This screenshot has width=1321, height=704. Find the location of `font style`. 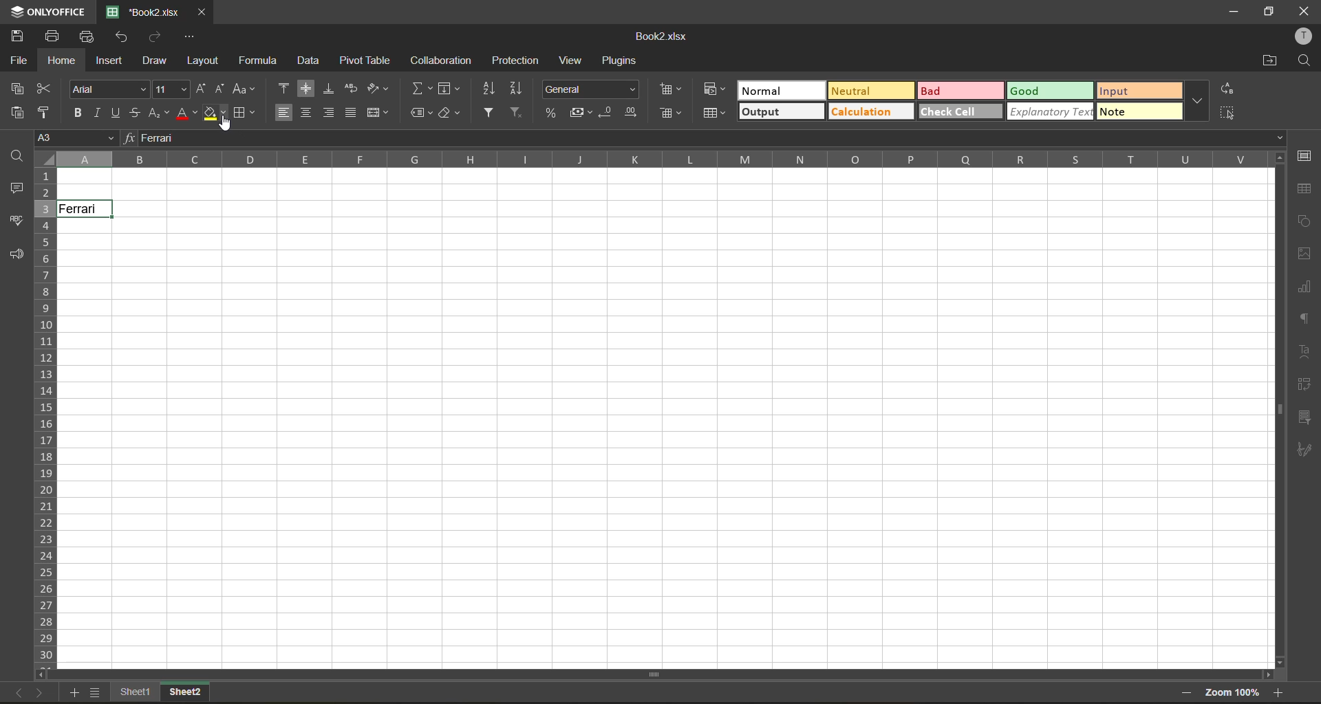

font style is located at coordinates (111, 89).